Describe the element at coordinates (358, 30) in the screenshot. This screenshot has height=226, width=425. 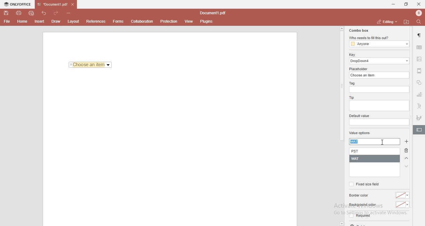
I see `combo box` at that location.